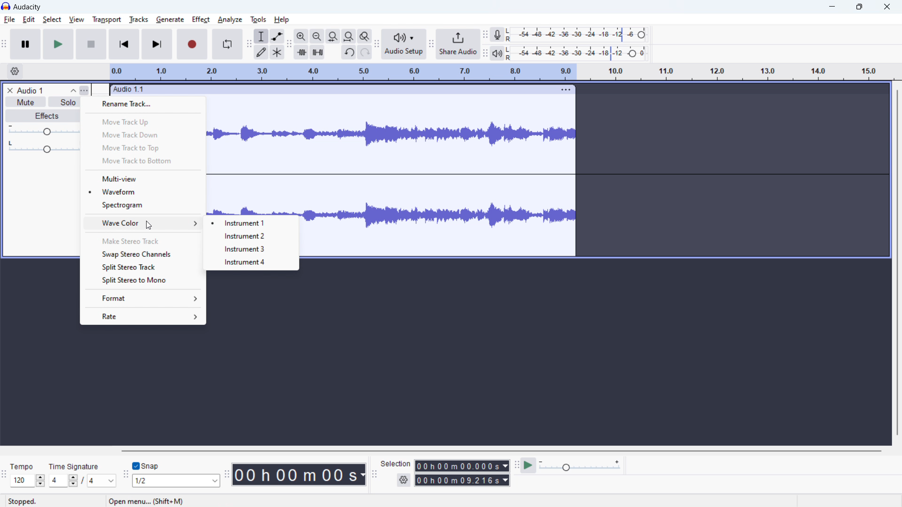  I want to click on track options, so click(567, 90).